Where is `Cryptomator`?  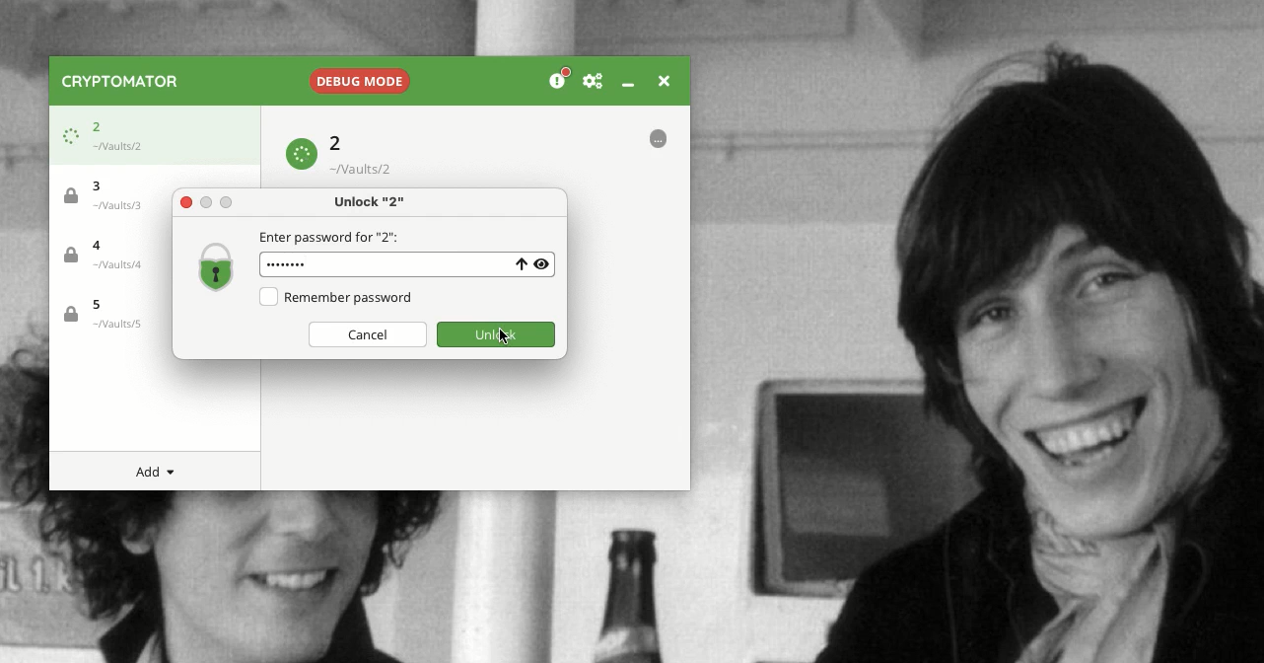 Cryptomator is located at coordinates (121, 81).